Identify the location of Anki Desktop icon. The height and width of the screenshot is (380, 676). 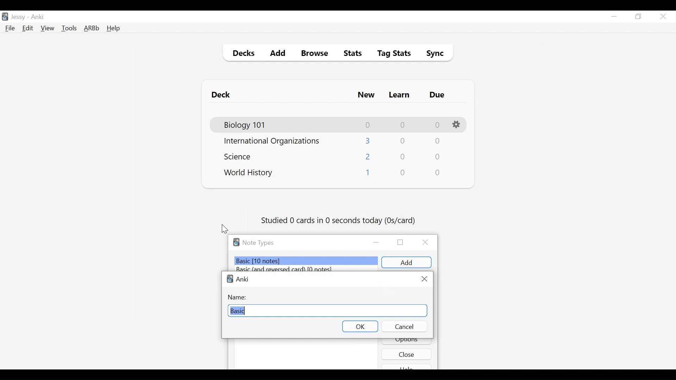
(5, 17).